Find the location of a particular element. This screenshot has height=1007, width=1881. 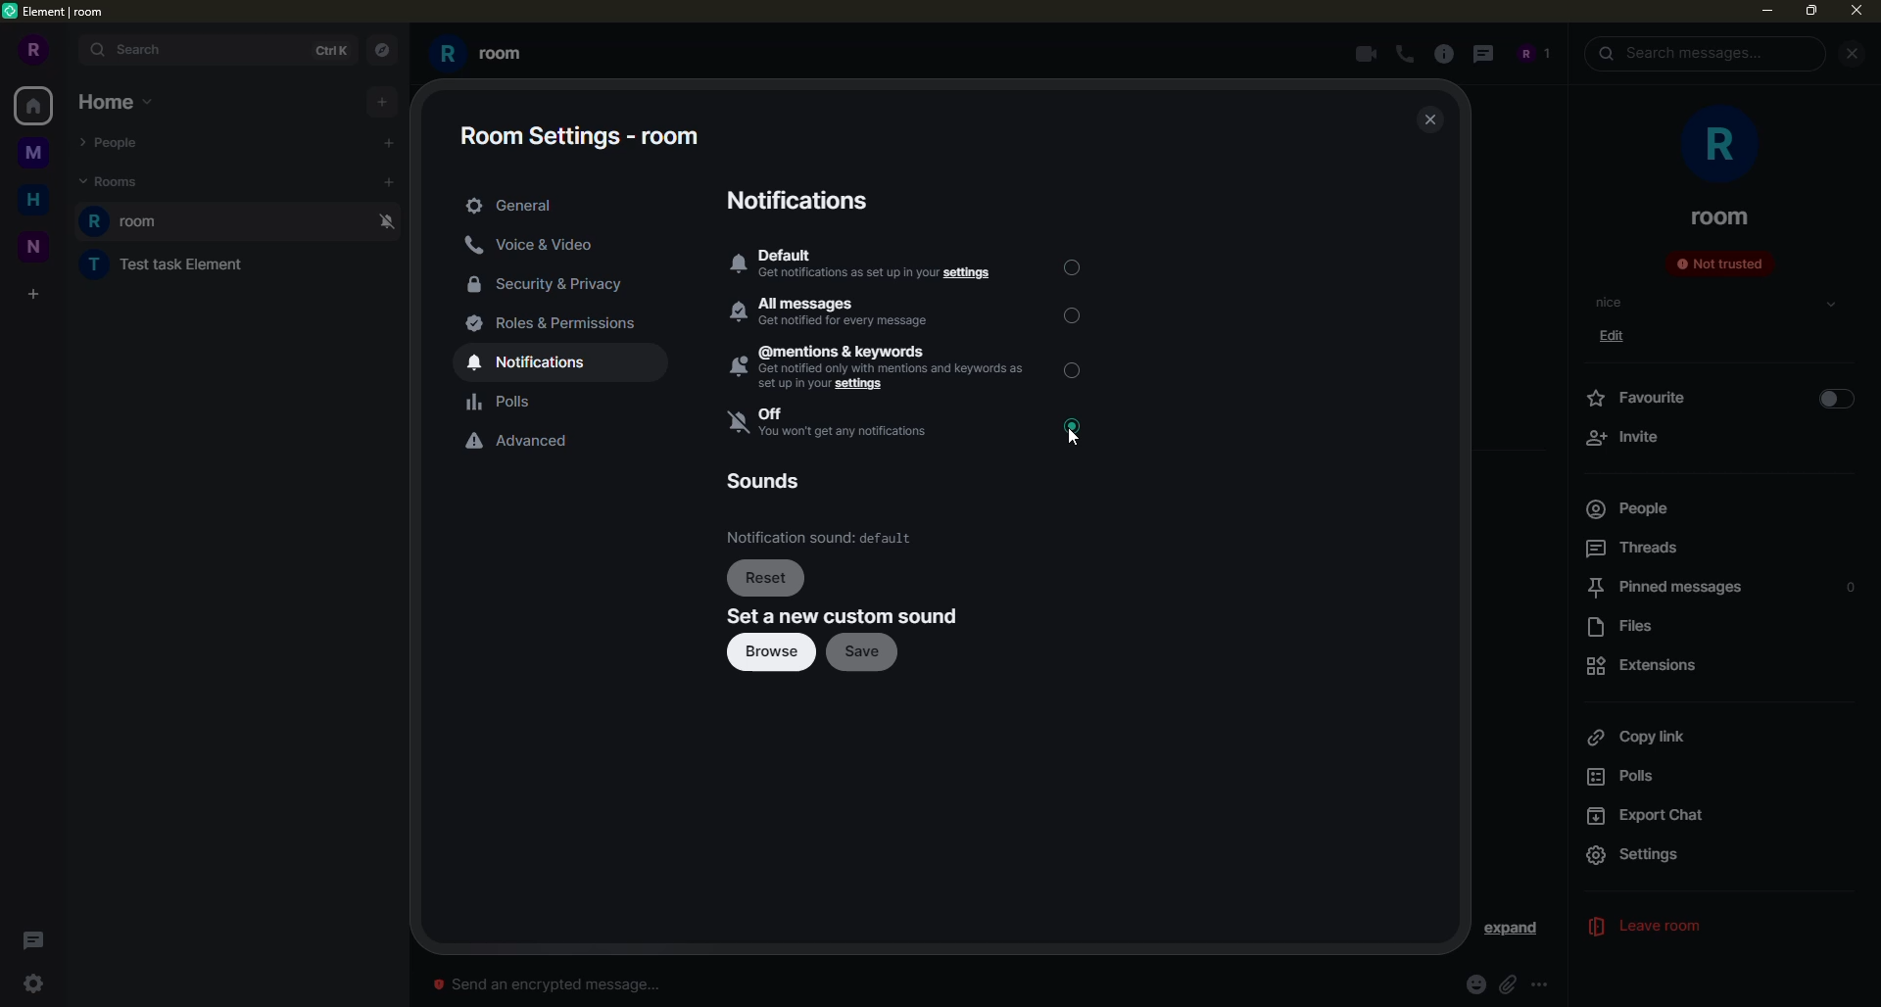

favorite is located at coordinates (1645, 398).